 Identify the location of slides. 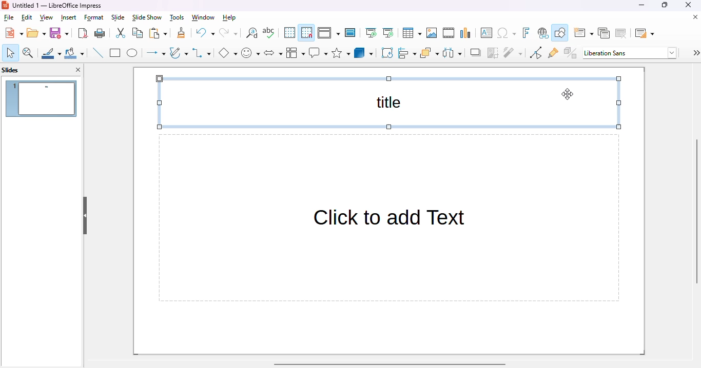
(11, 70).